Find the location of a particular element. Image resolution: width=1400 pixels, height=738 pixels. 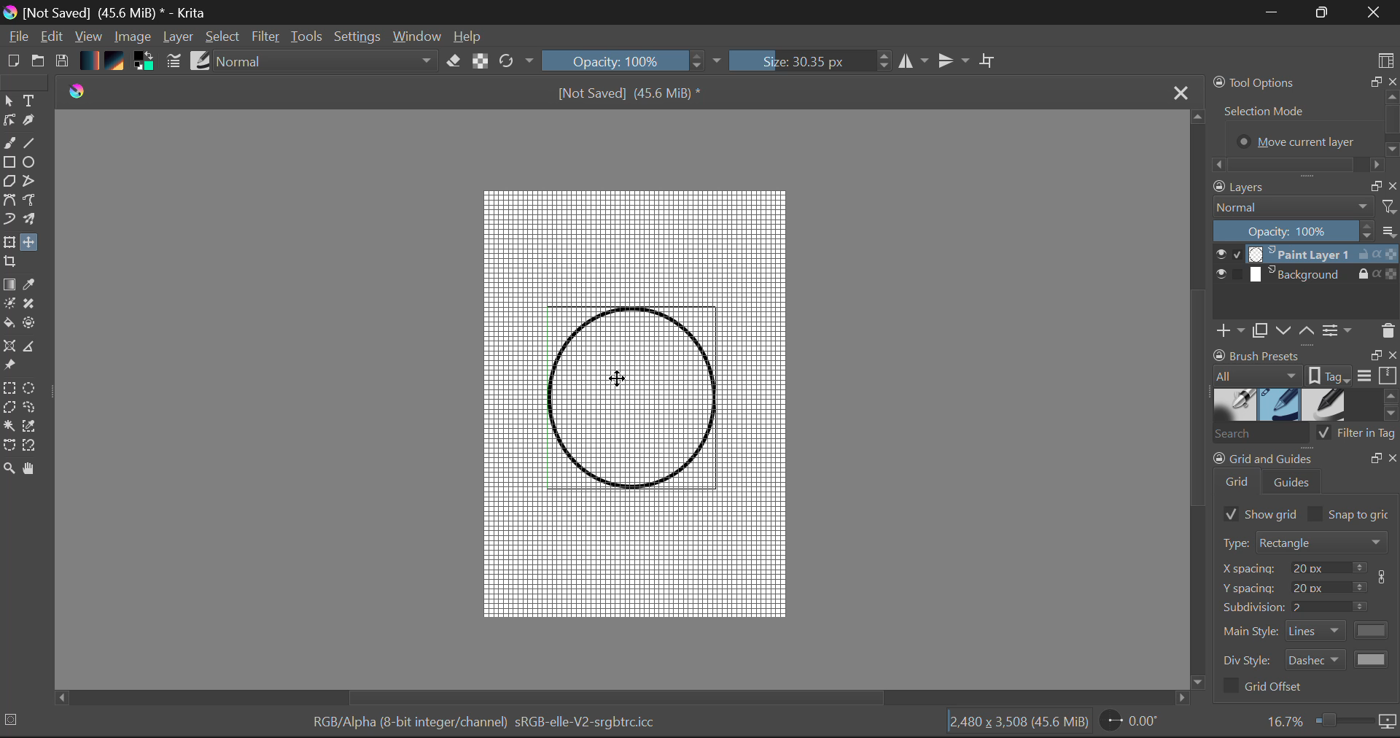

Layer is located at coordinates (179, 38).